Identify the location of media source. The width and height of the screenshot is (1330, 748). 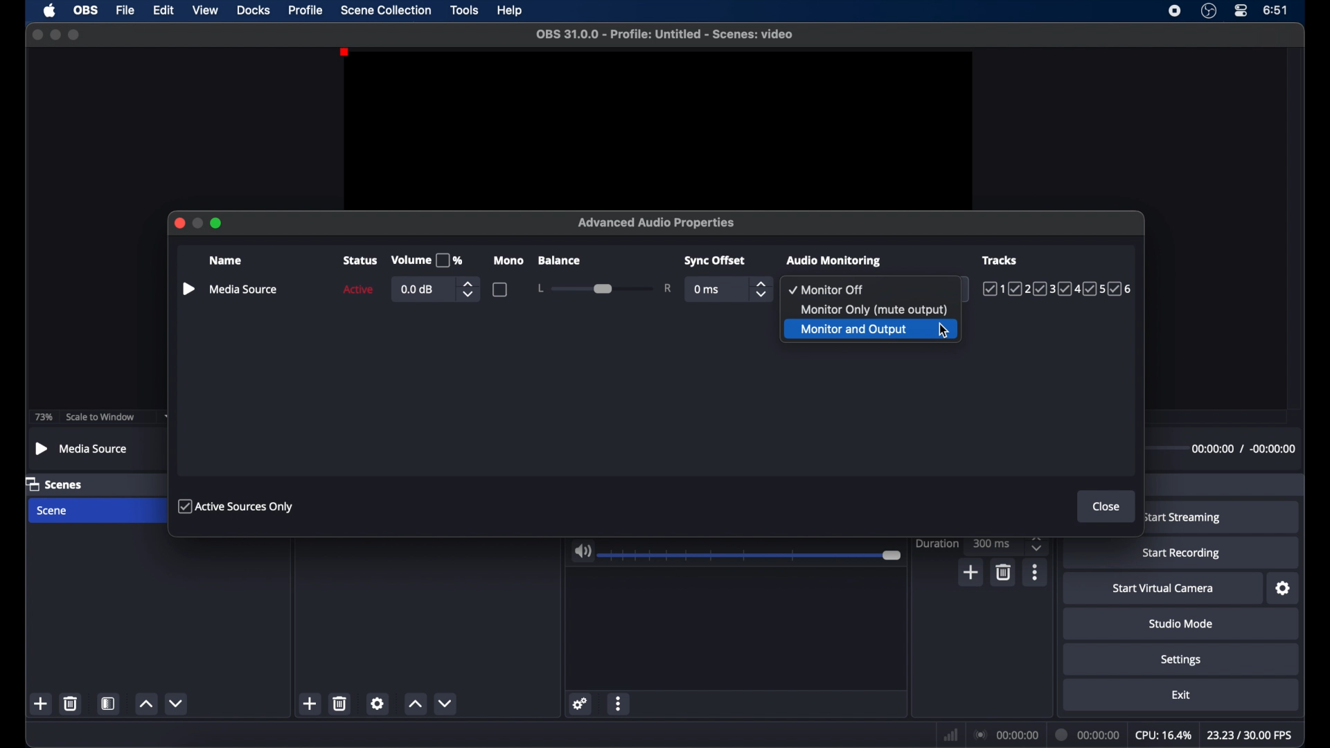
(244, 290).